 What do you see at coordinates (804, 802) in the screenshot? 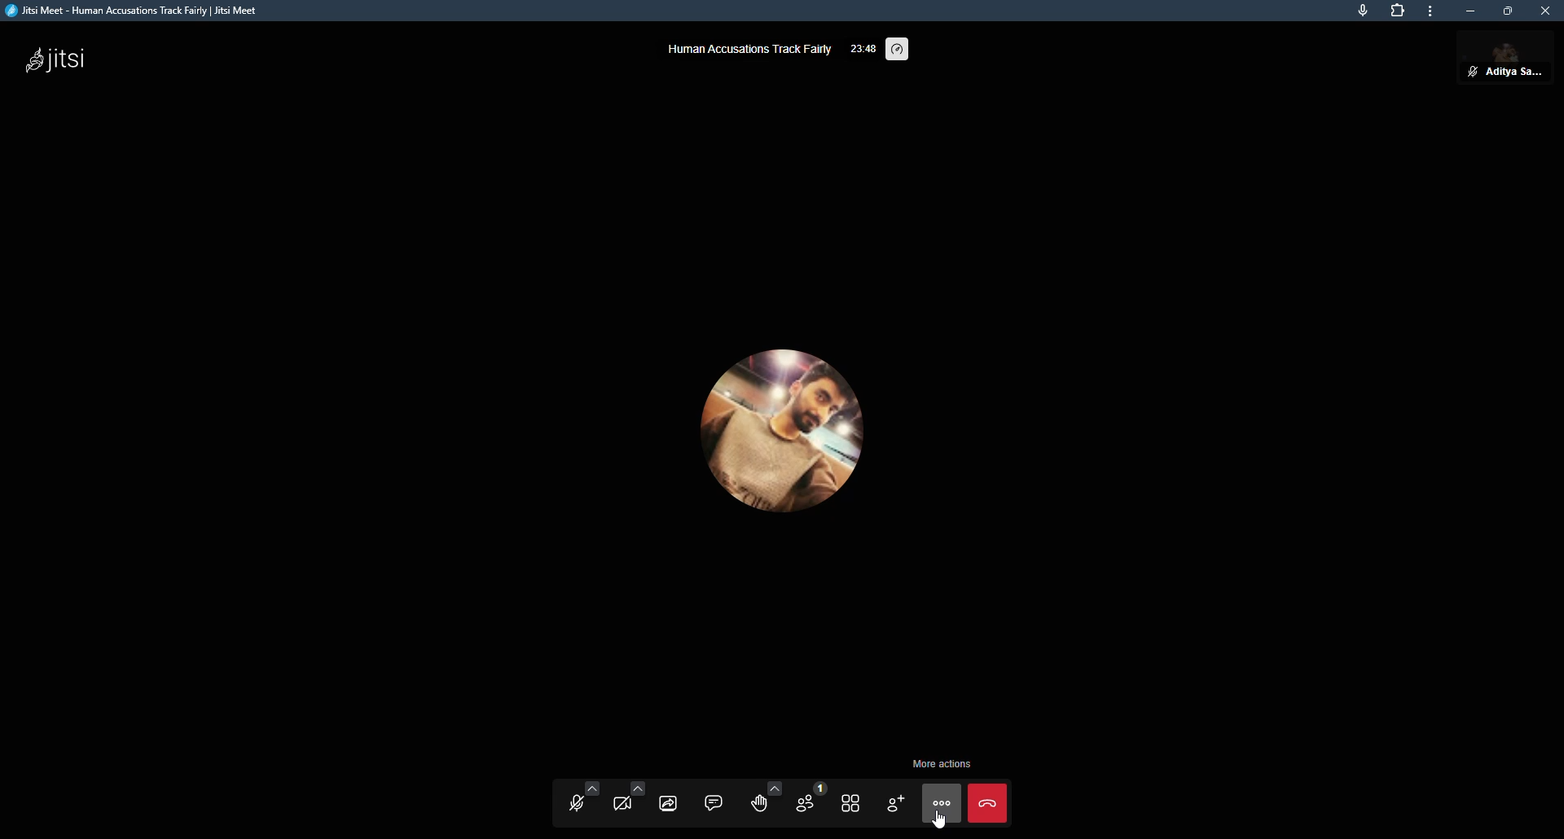
I see `participants` at bounding box center [804, 802].